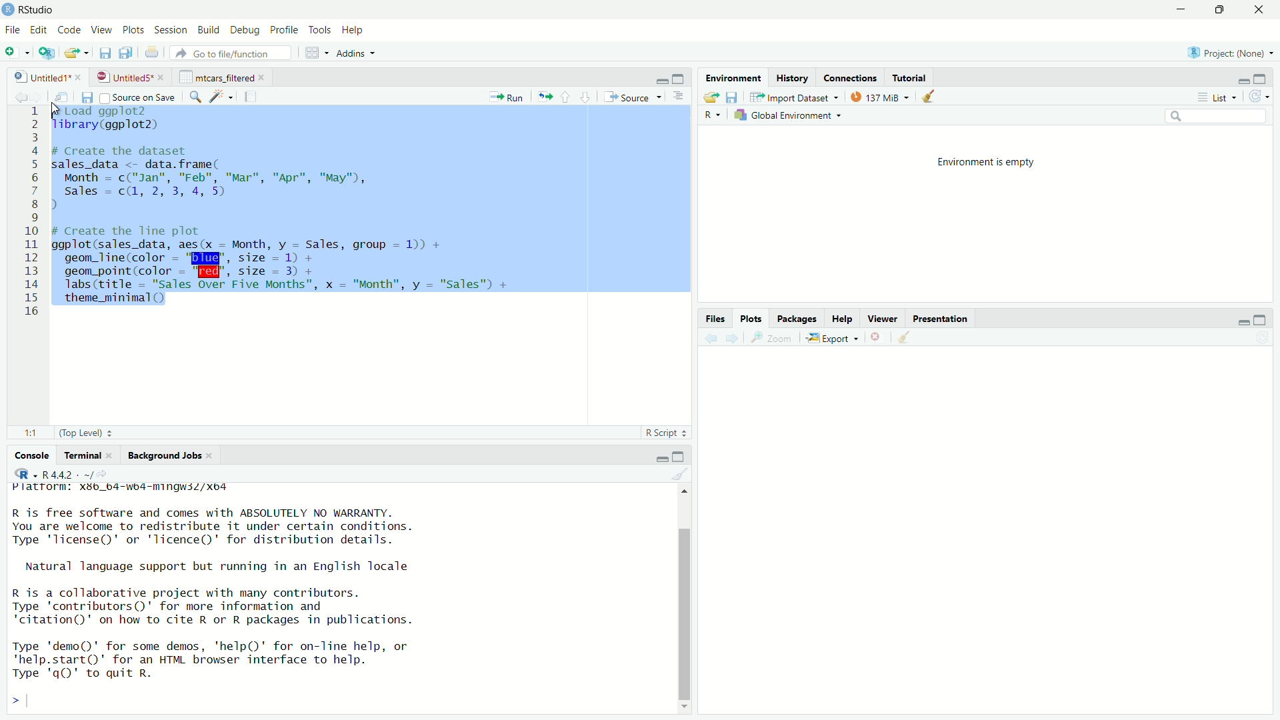 This screenshot has width=1280, height=720. What do you see at coordinates (943, 320) in the screenshot?
I see `presentation` at bounding box center [943, 320].